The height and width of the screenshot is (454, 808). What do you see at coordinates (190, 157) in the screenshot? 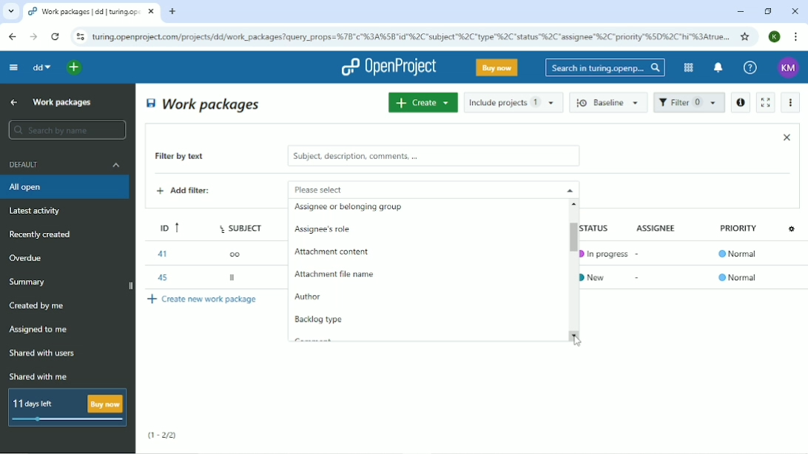
I see `Filter by text` at bounding box center [190, 157].